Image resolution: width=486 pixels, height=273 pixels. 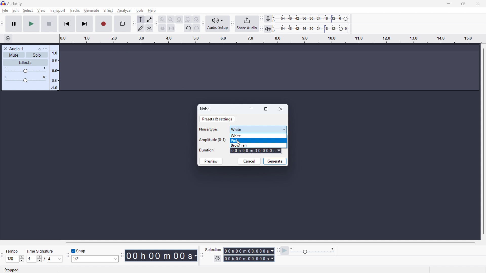 What do you see at coordinates (36, 55) in the screenshot?
I see `solo` at bounding box center [36, 55].